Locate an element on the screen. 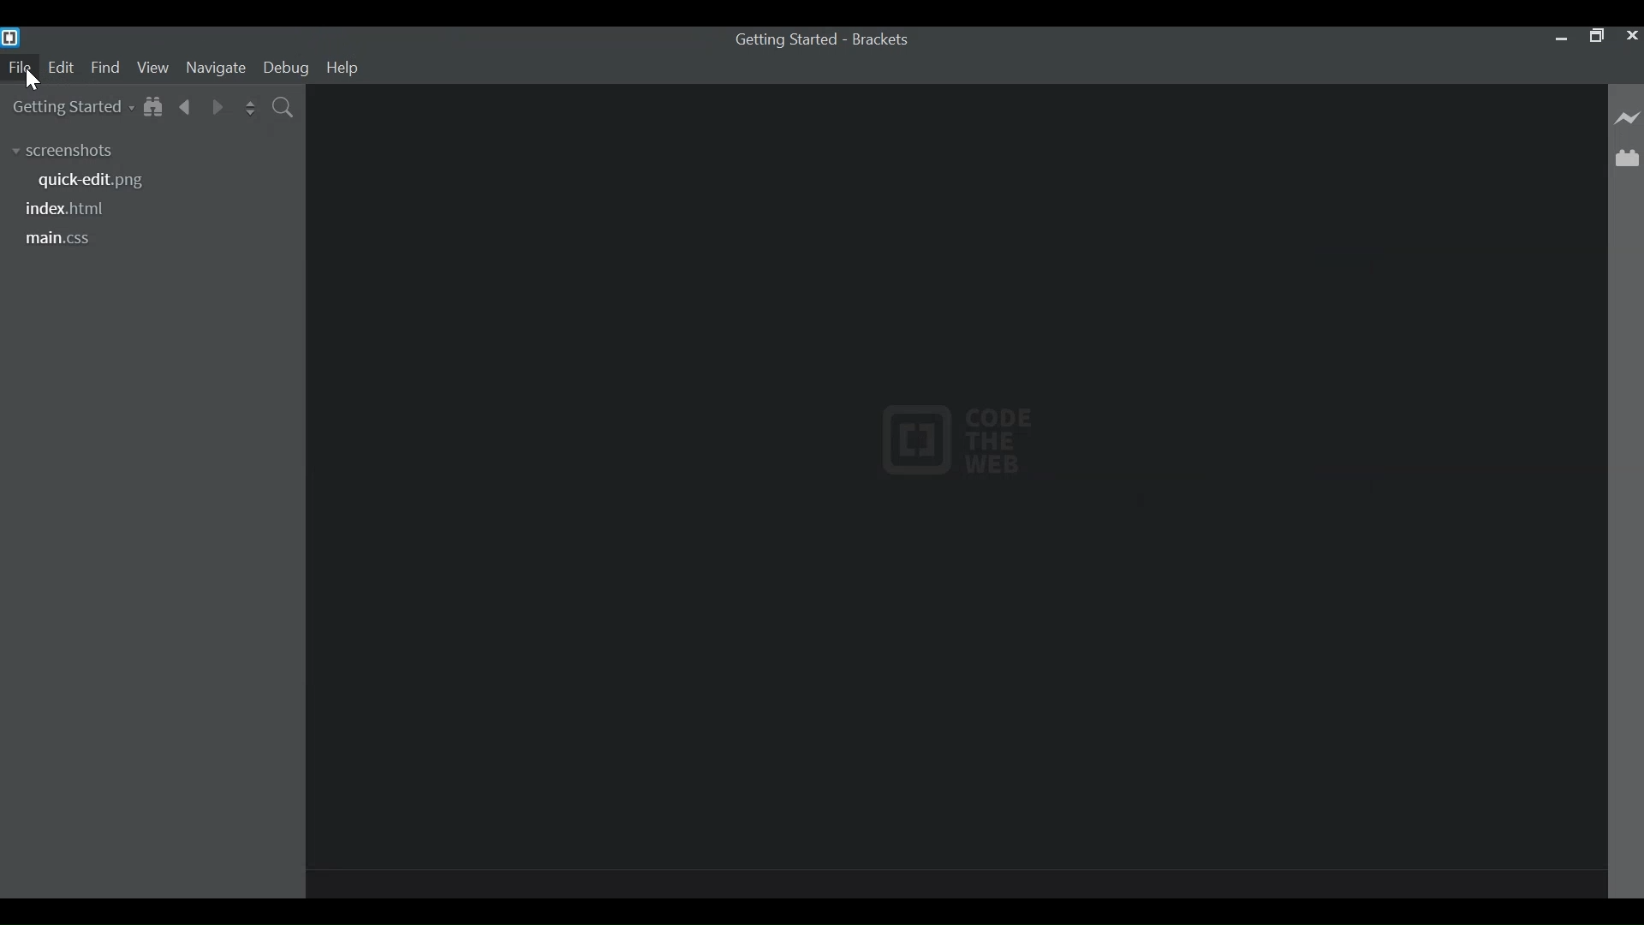 Image resolution: width=1644 pixels, height=925 pixels. Help is located at coordinates (346, 69).